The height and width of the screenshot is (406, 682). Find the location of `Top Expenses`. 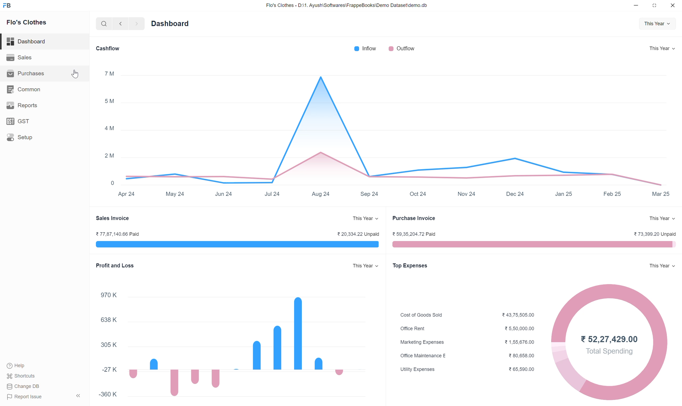

Top Expenses is located at coordinates (410, 266).